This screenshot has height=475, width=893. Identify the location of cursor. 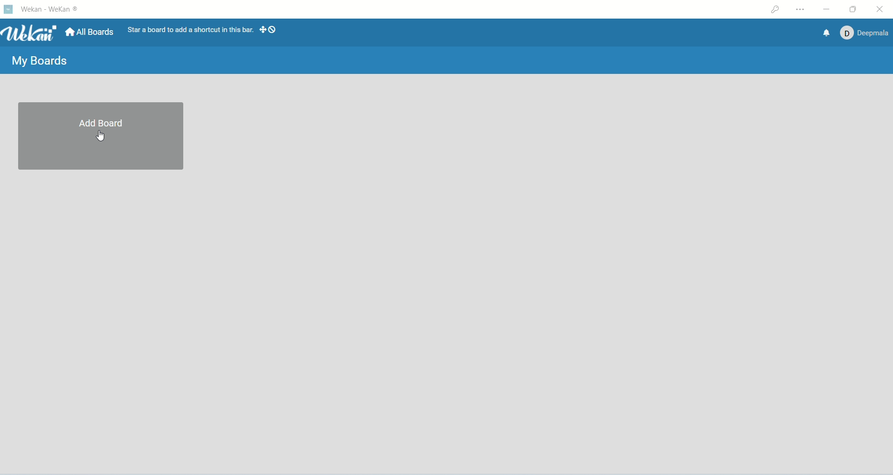
(100, 135).